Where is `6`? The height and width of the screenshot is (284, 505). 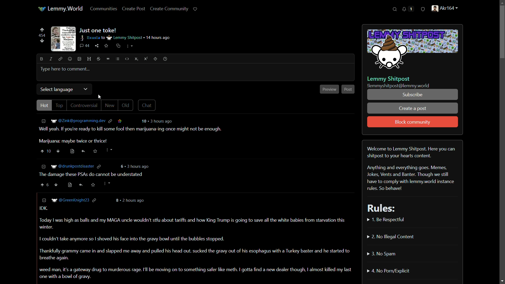 6 is located at coordinates (49, 184).